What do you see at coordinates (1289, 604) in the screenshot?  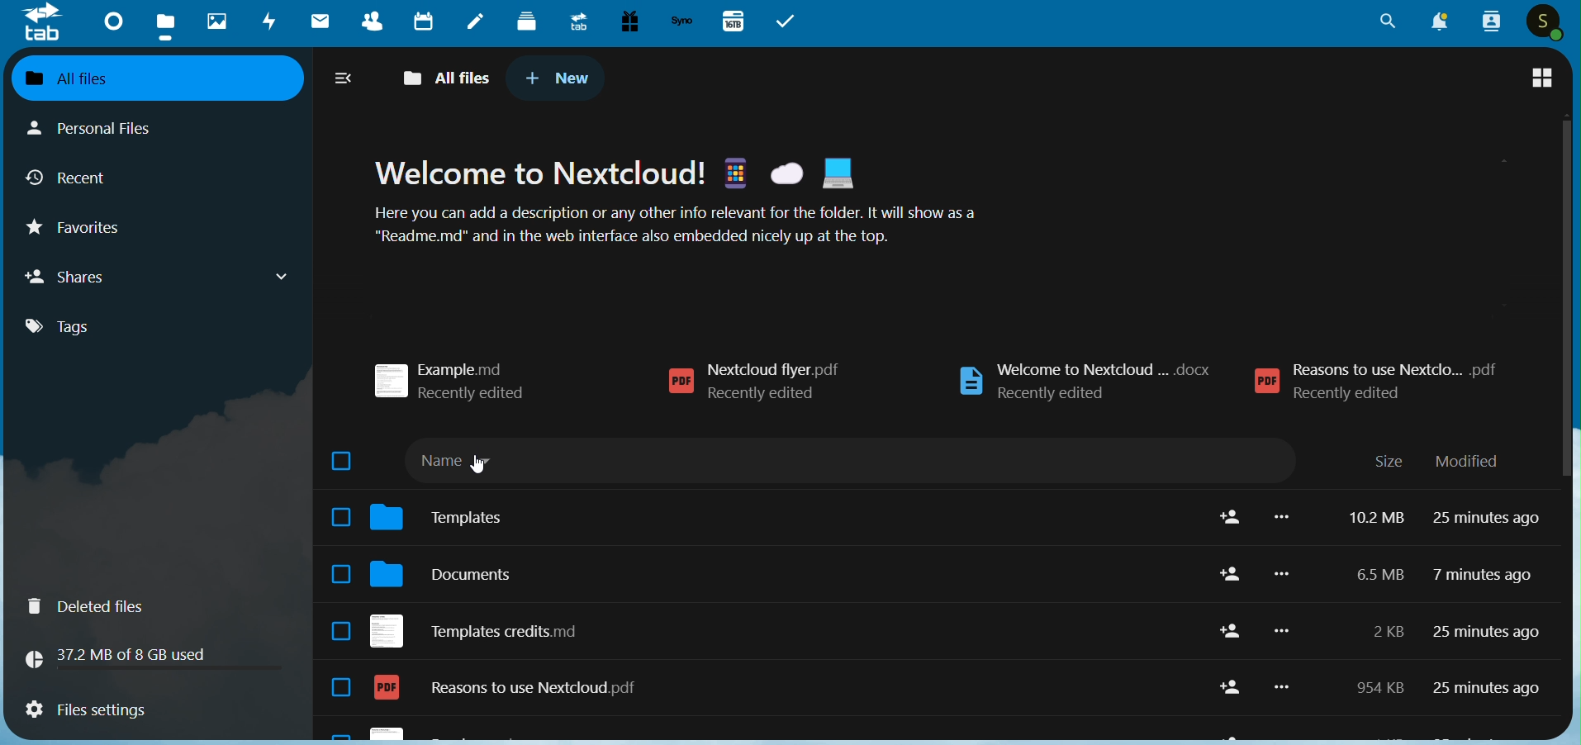 I see `more` at bounding box center [1289, 604].